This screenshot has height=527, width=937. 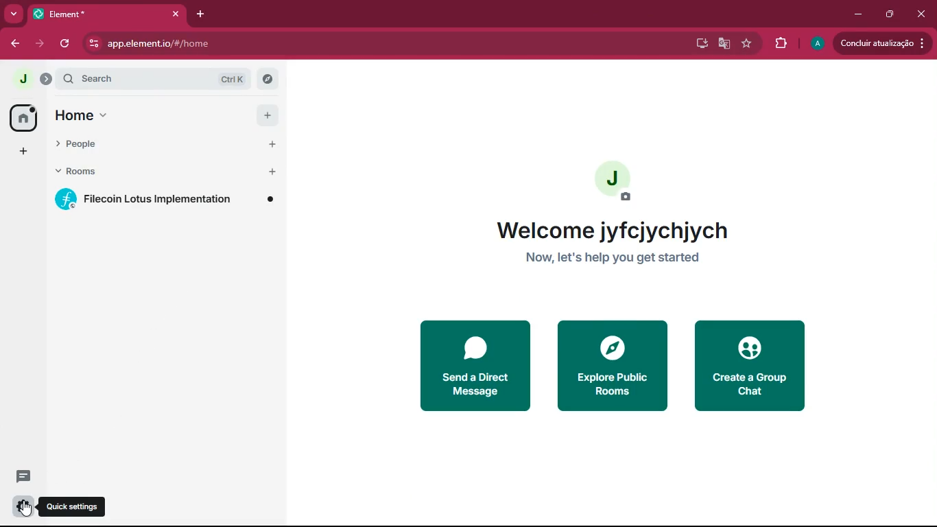 What do you see at coordinates (882, 45) in the screenshot?
I see `update` at bounding box center [882, 45].